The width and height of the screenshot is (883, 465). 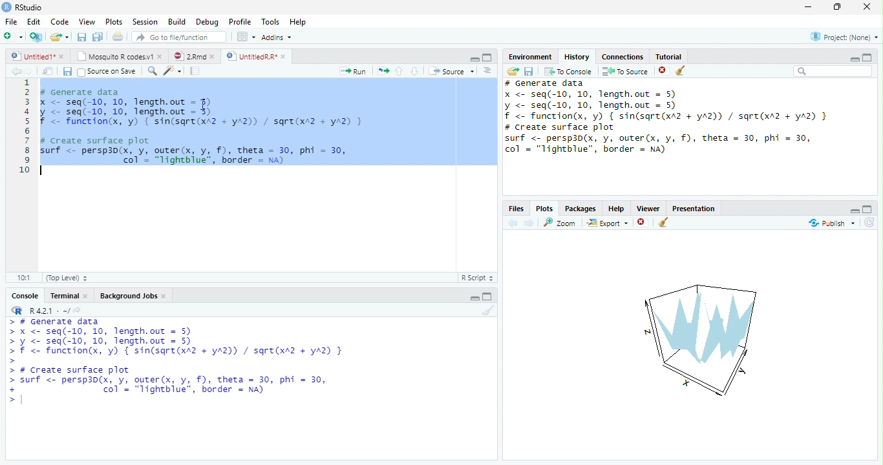 I want to click on R, so click(x=15, y=311).